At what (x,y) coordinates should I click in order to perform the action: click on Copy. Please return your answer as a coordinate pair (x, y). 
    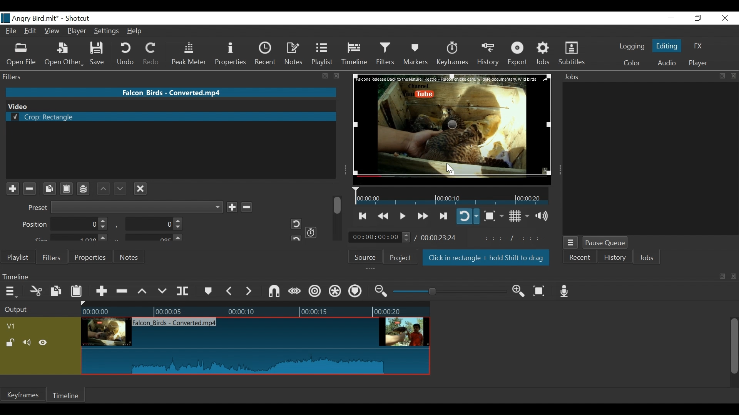
    Looking at the image, I should click on (49, 189).